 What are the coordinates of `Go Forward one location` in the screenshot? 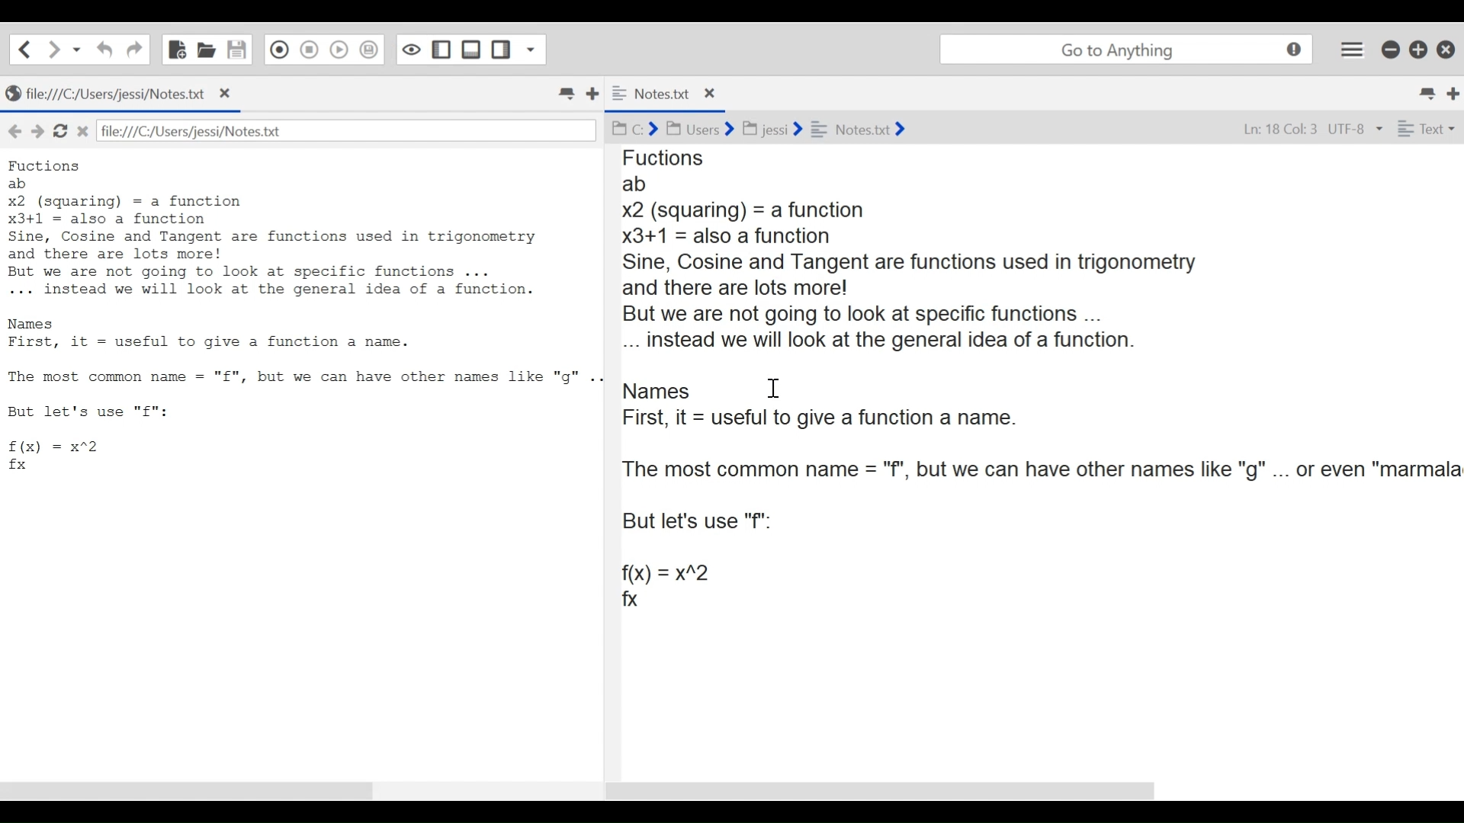 It's located at (54, 49).